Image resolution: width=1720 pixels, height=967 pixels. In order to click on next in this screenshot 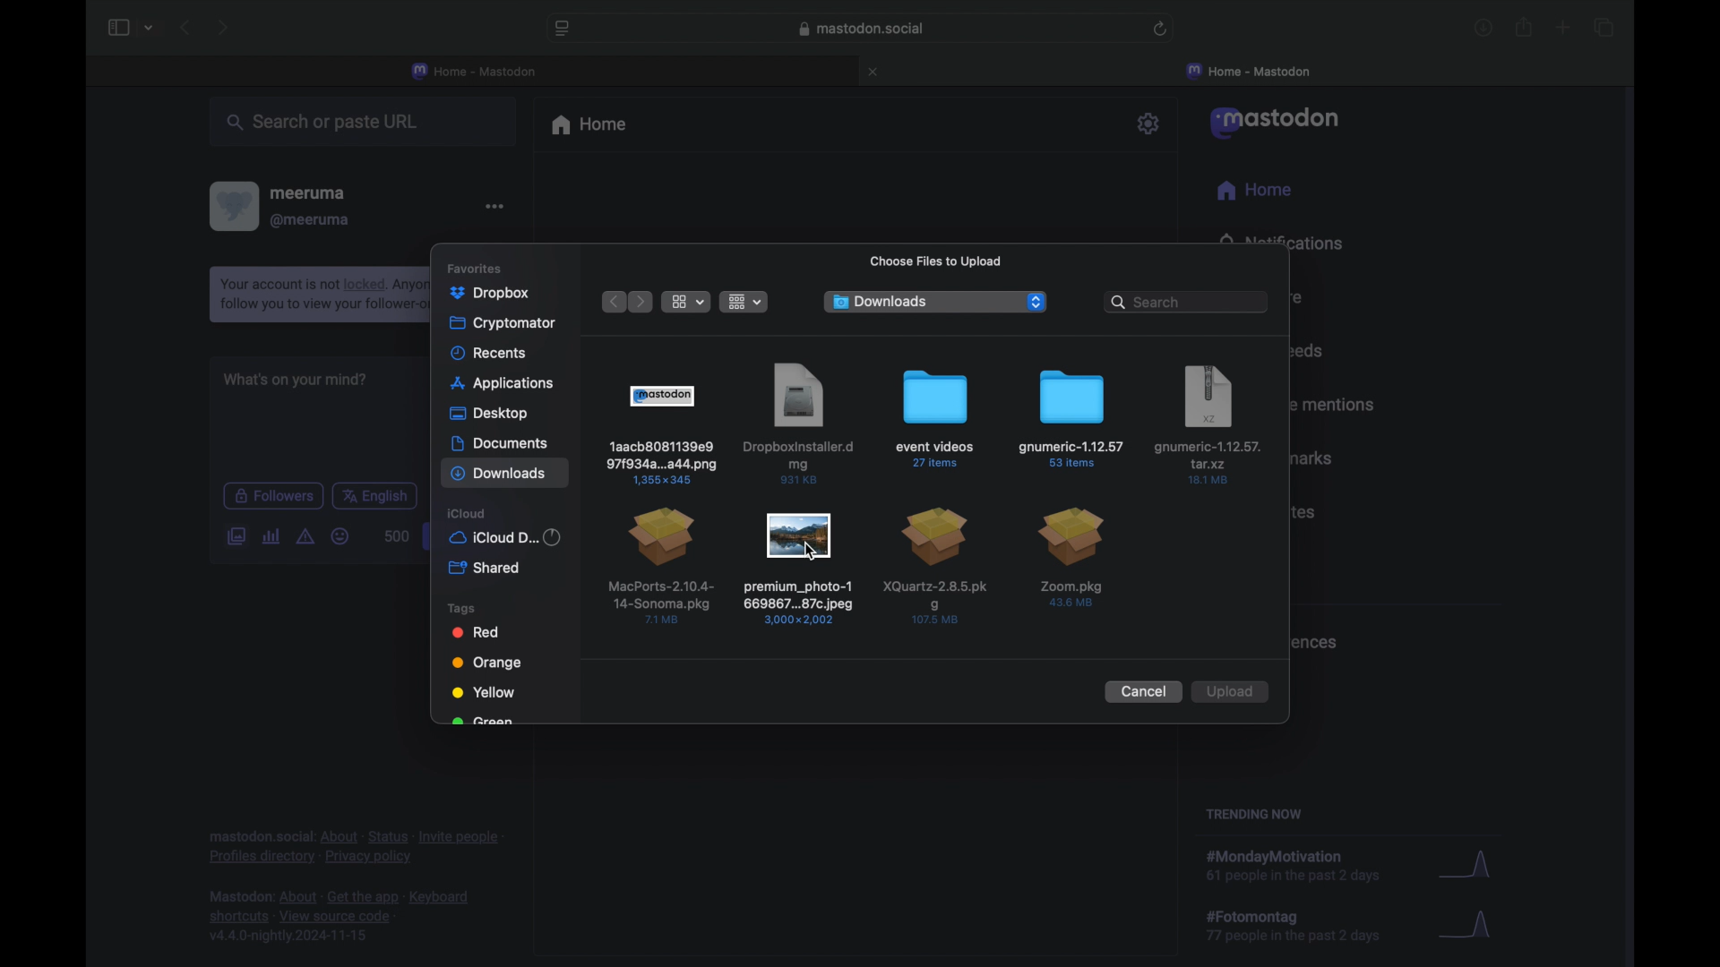, I will do `click(225, 27)`.